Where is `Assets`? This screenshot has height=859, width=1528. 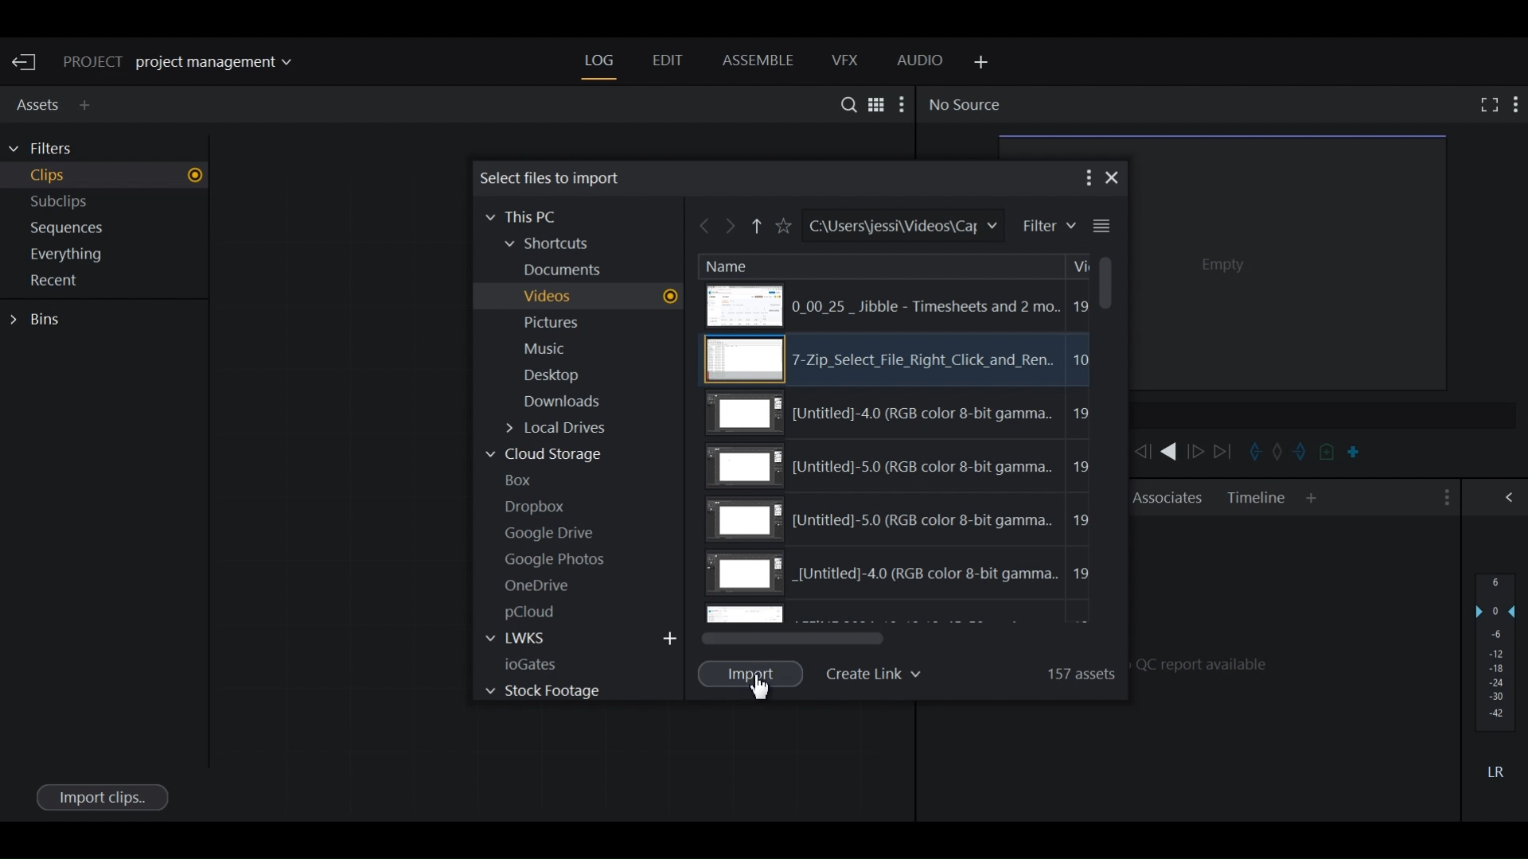
Assets is located at coordinates (35, 103).